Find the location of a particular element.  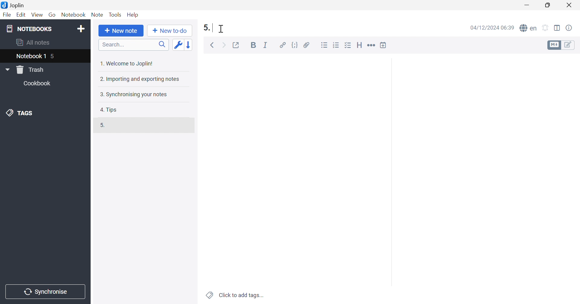

Toggle editors is located at coordinates (562, 46).